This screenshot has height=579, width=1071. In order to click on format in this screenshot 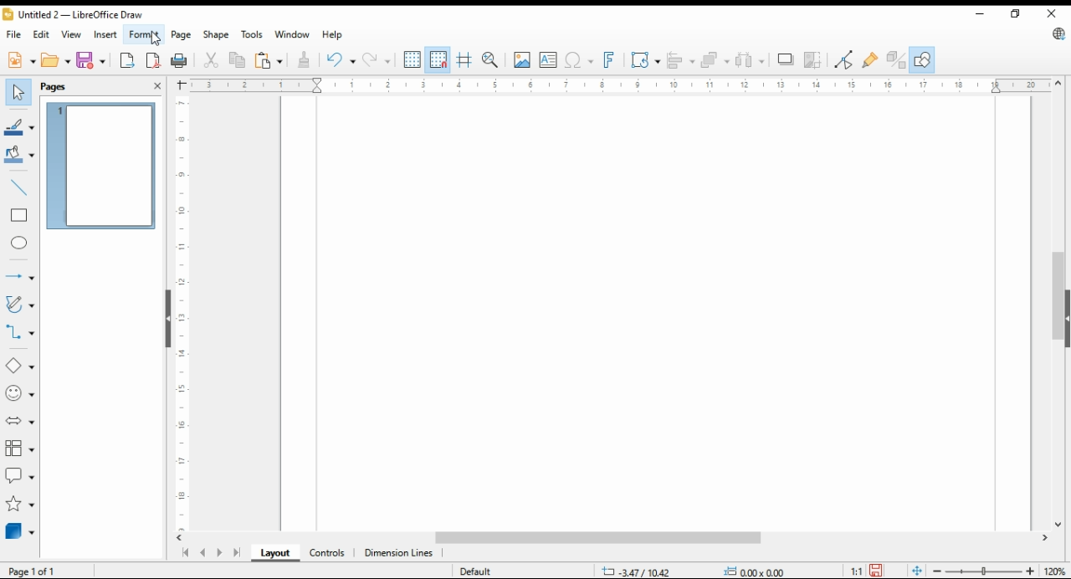, I will do `click(146, 36)`.